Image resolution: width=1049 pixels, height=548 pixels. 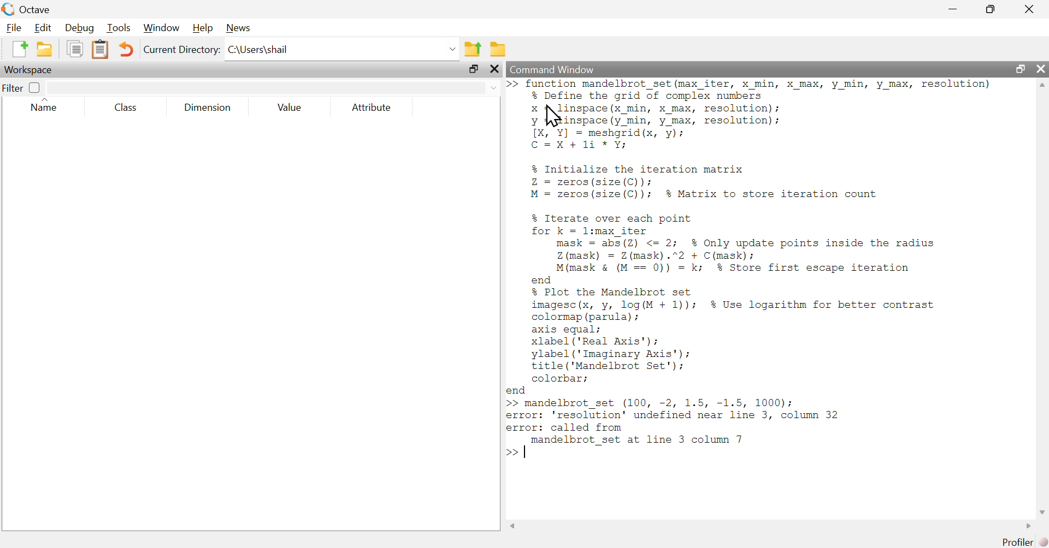 I want to click on paste, so click(x=101, y=49).